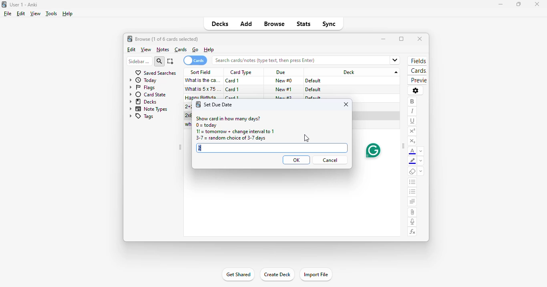  What do you see at coordinates (412, 161) in the screenshot?
I see `text highlighting color` at bounding box center [412, 161].